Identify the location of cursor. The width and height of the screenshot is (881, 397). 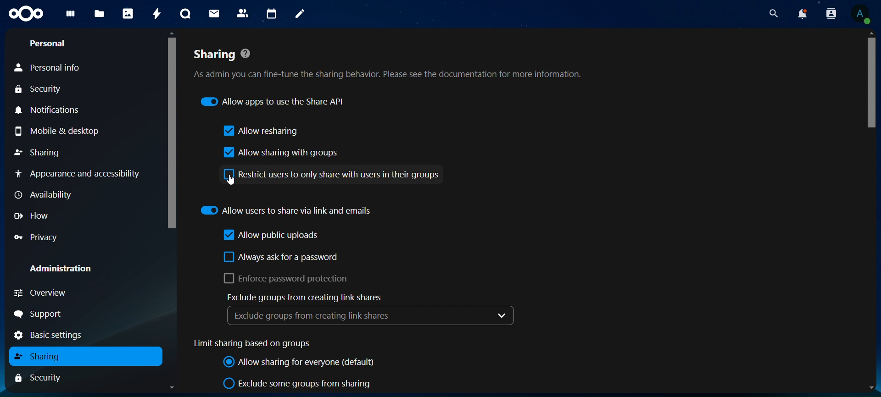
(230, 181).